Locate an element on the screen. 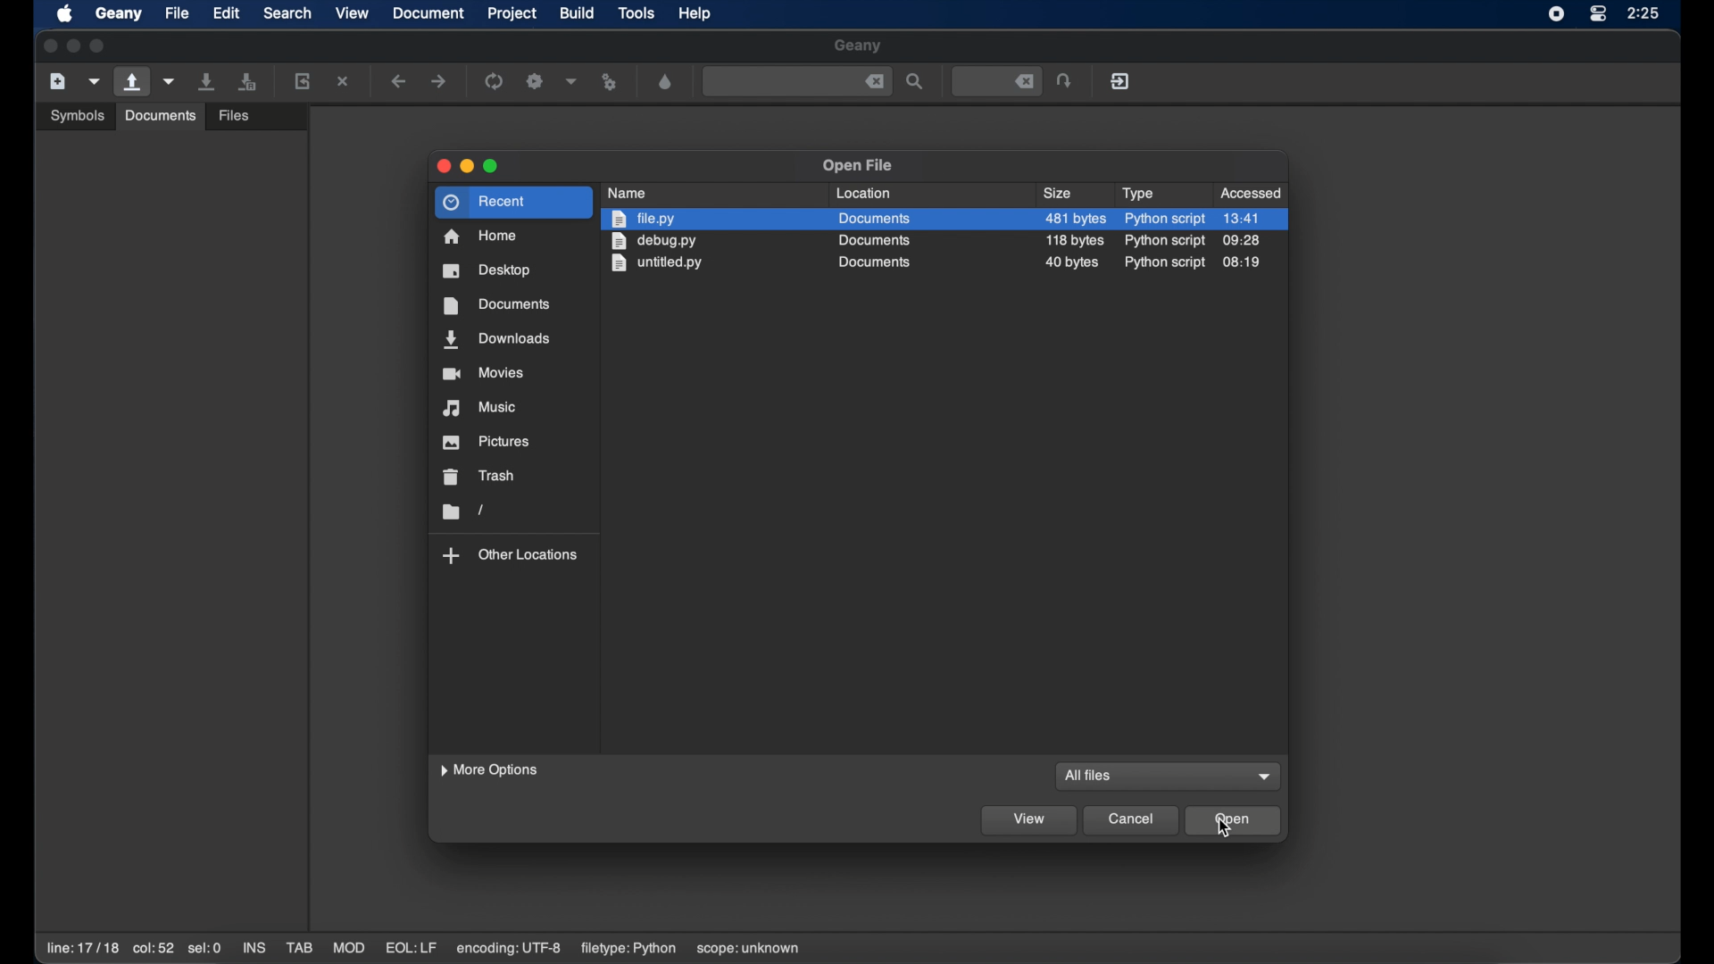 This screenshot has height=964, width=1714. close is located at coordinates (47, 46).